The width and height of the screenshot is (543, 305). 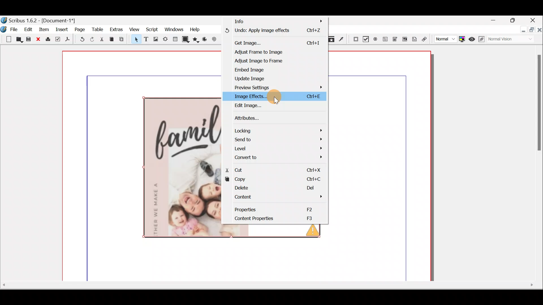 I want to click on Properties, so click(x=279, y=210).